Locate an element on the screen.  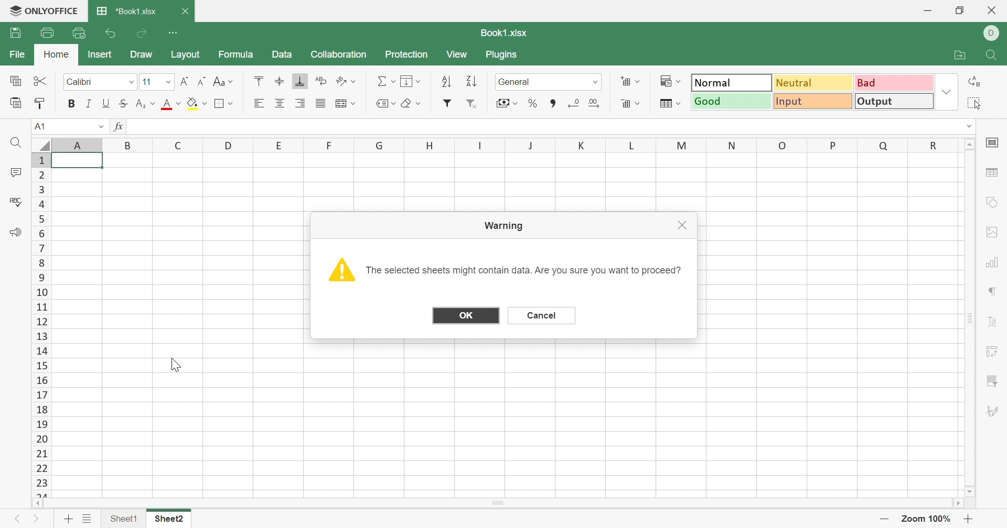
image settings is located at coordinates (995, 231).